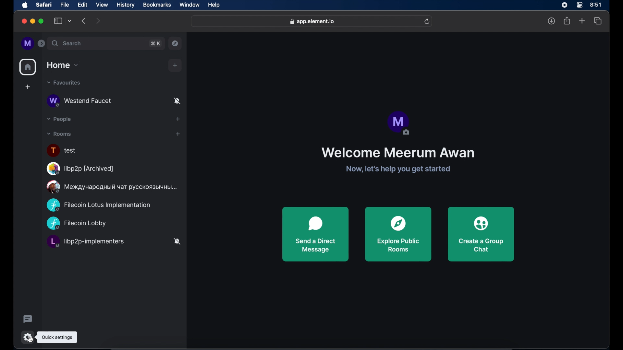 This screenshot has width=623, height=350. What do you see at coordinates (481, 235) in the screenshot?
I see `create a group chat` at bounding box center [481, 235].